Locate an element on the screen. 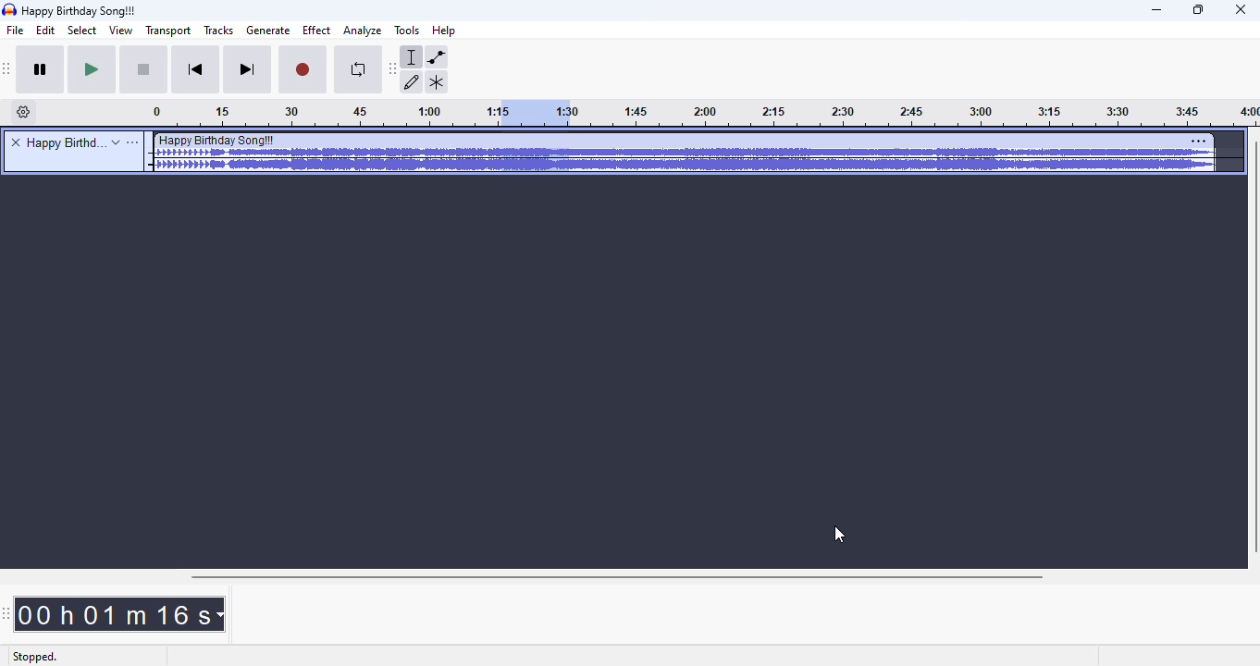 The image size is (1260, 666). maximize is located at coordinates (1199, 10).